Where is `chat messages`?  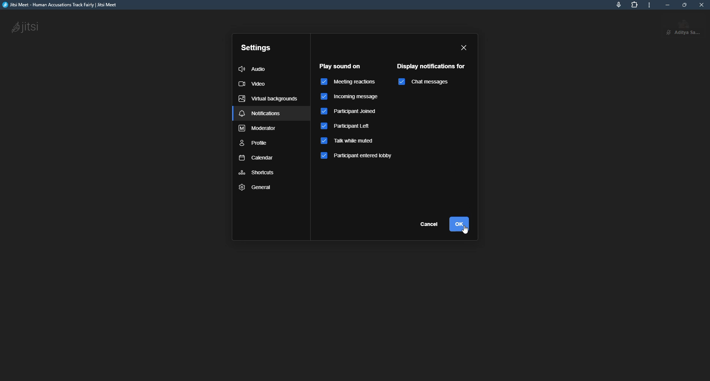
chat messages is located at coordinates (438, 83).